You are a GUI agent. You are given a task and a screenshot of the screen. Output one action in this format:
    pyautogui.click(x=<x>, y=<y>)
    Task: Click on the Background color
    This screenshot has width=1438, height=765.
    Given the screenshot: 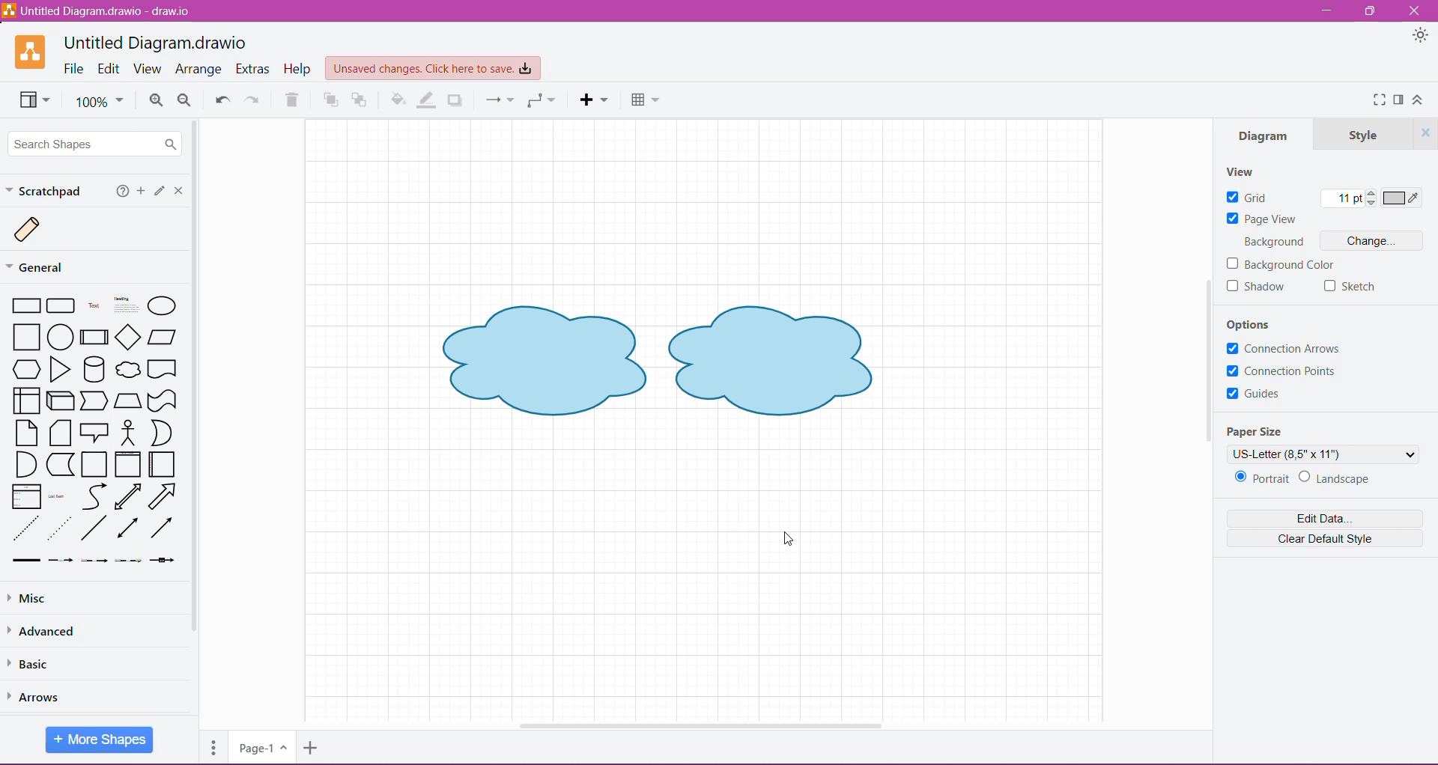 What is the action you would take?
    pyautogui.click(x=1290, y=266)
    